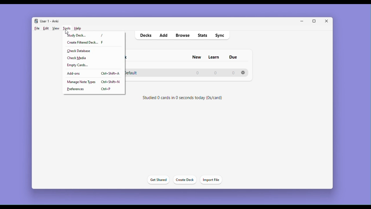  What do you see at coordinates (77, 89) in the screenshot?
I see `Preferences` at bounding box center [77, 89].